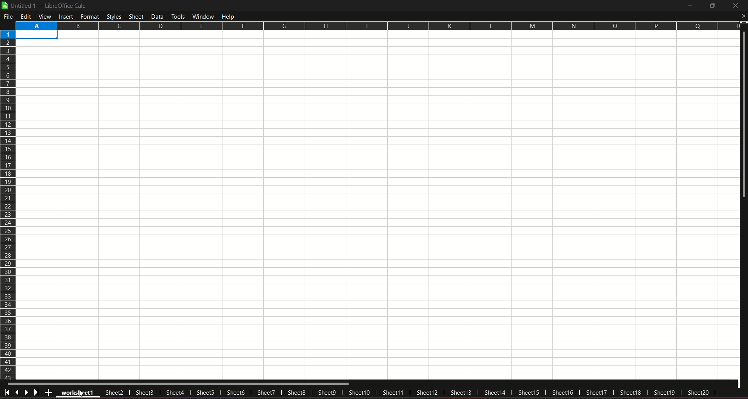 The image size is (748, 399). I want to click on sheet4, so click(175, 392).